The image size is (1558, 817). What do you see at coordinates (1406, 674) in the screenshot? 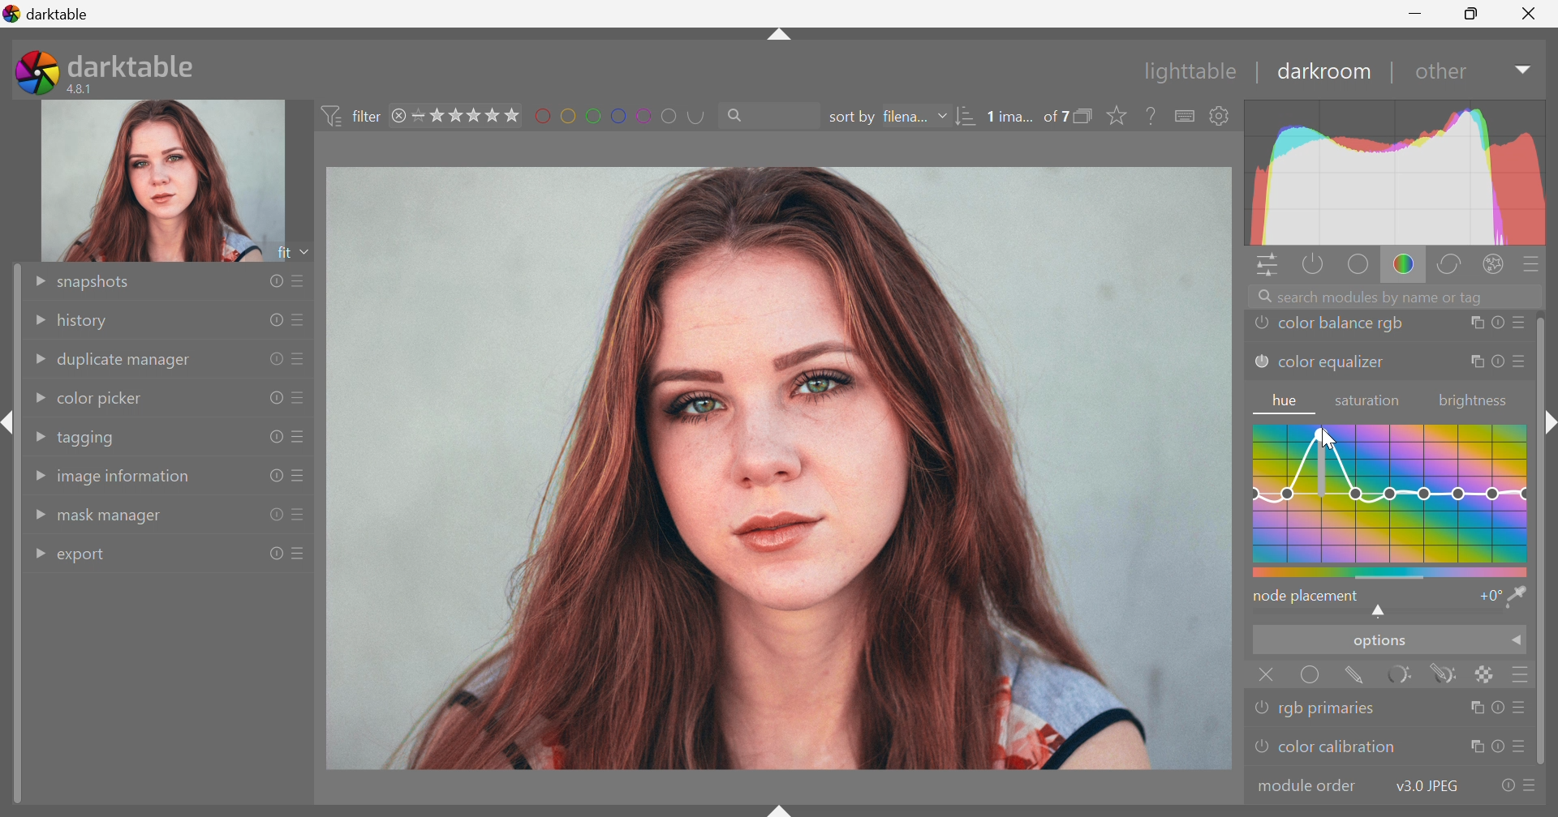
I see `parametric mask` at bounding box center [1406, 674].